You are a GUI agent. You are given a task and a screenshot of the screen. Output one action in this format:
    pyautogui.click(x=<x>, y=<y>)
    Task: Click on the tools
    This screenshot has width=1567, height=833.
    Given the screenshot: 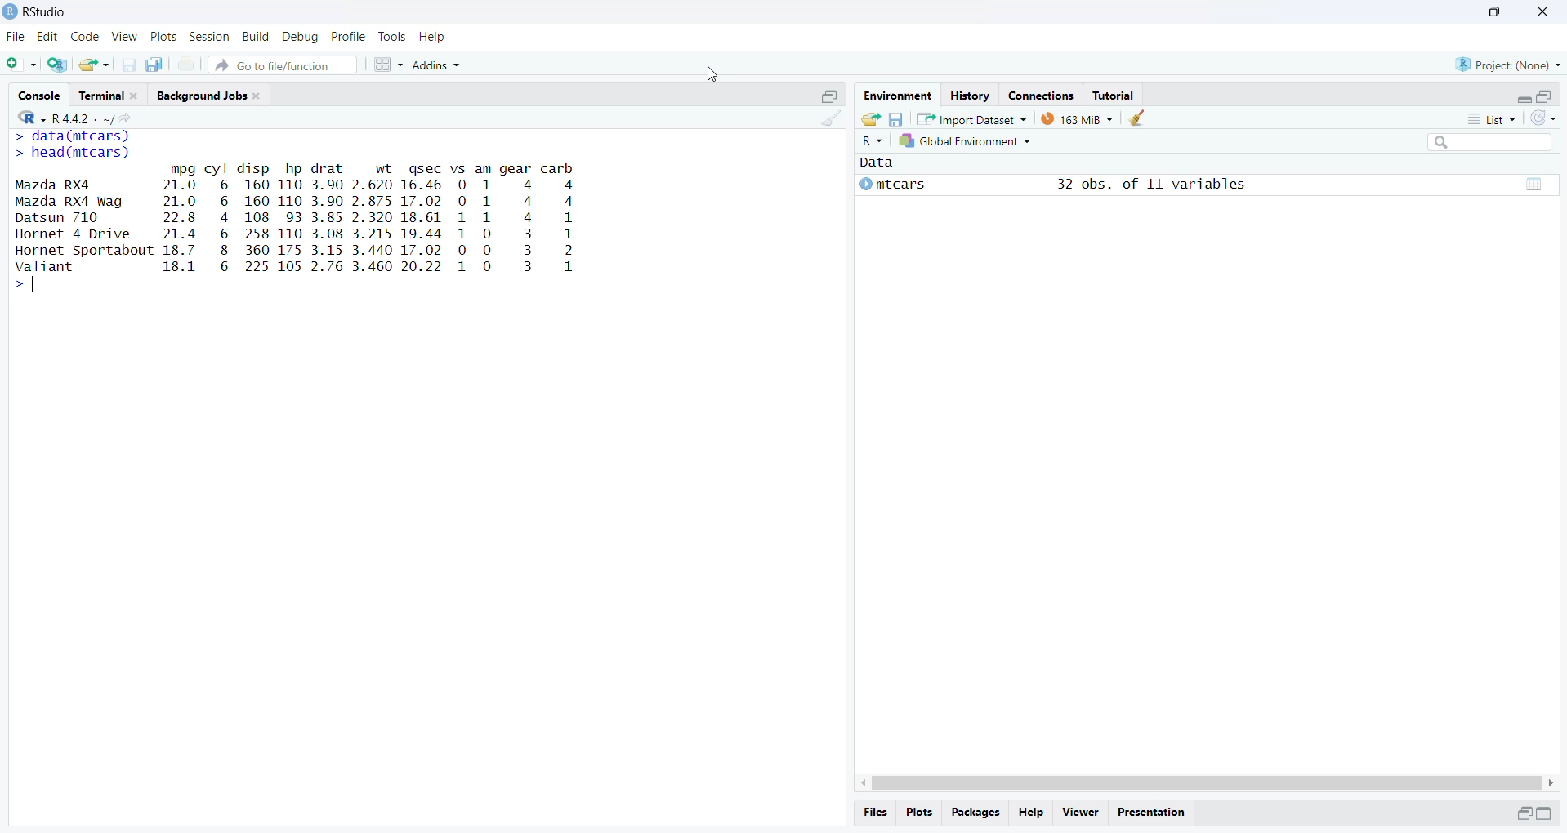 What is the action you would take?
    pyautogui.click(x=393, y=36)
    